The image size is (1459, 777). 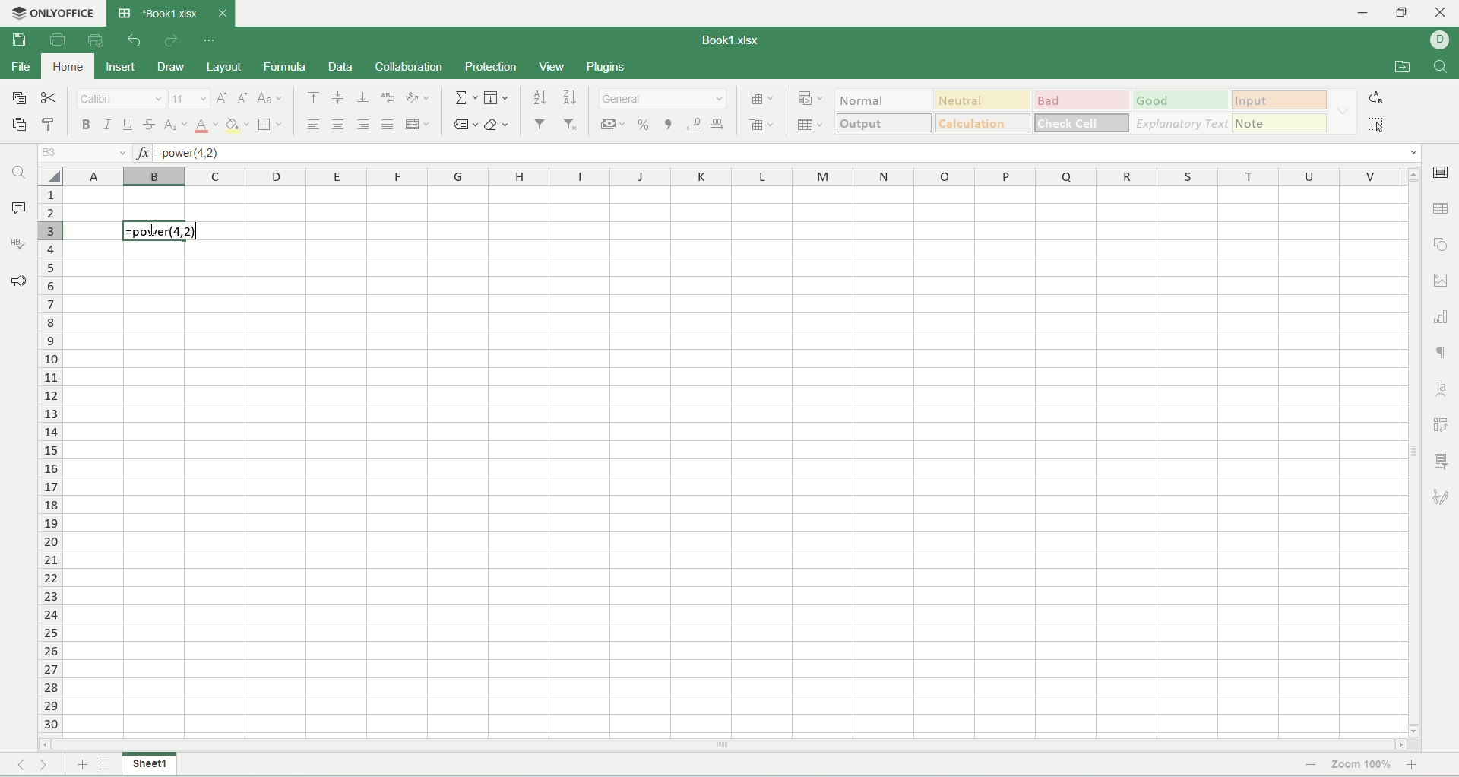 What do you see at coordinates (1283, 125) in the screenshot?
I see `note` at bounding box center [1283, 125].